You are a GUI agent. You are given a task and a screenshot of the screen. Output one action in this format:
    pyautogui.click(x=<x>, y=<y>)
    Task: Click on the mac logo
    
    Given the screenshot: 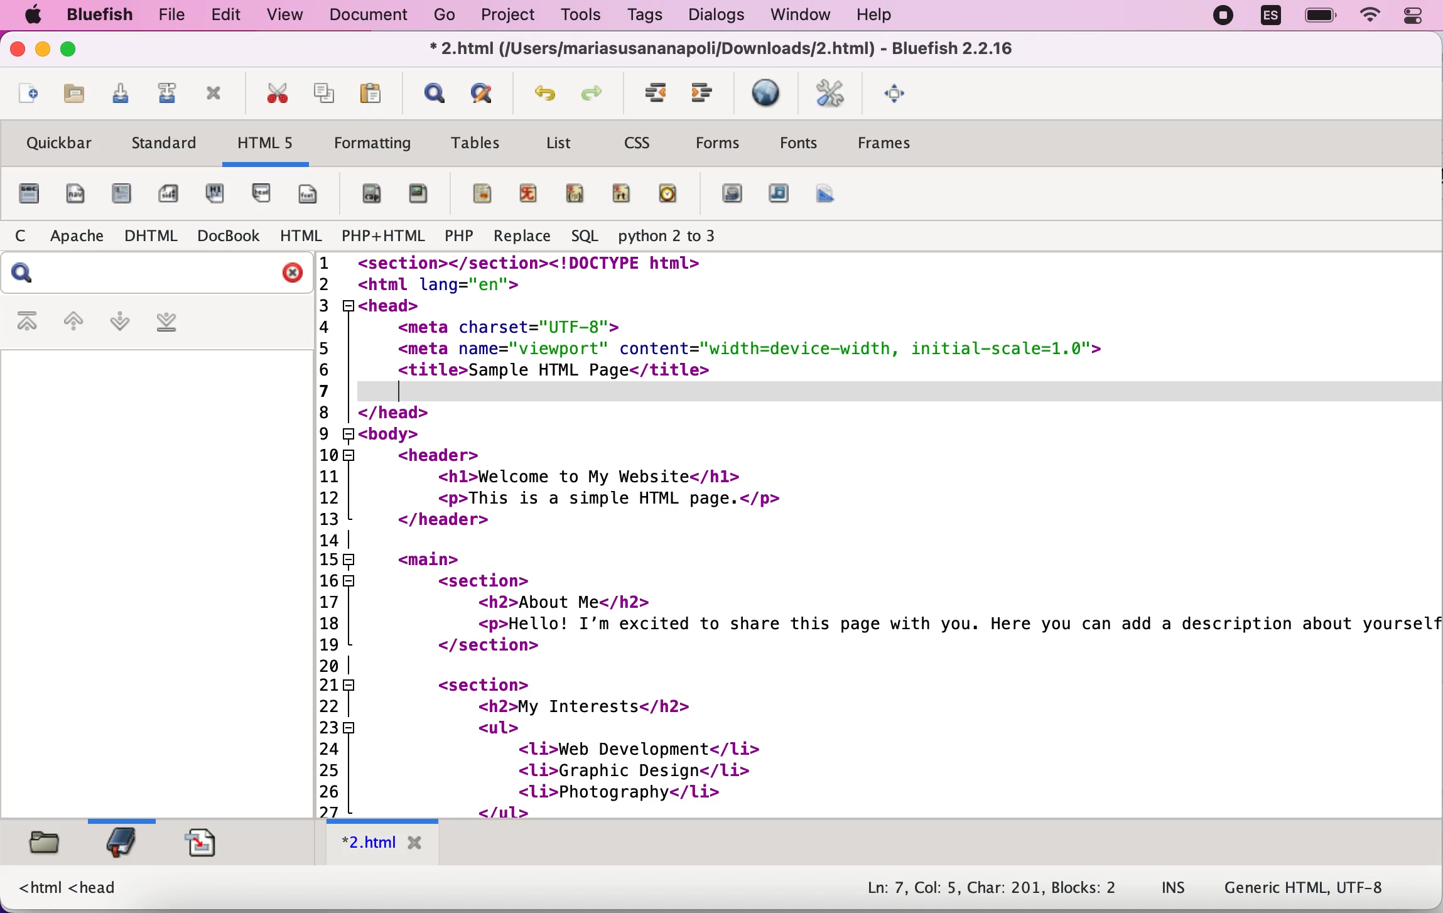 What is the action you would take?
    pyautogui.click(x=35, y=15)
    